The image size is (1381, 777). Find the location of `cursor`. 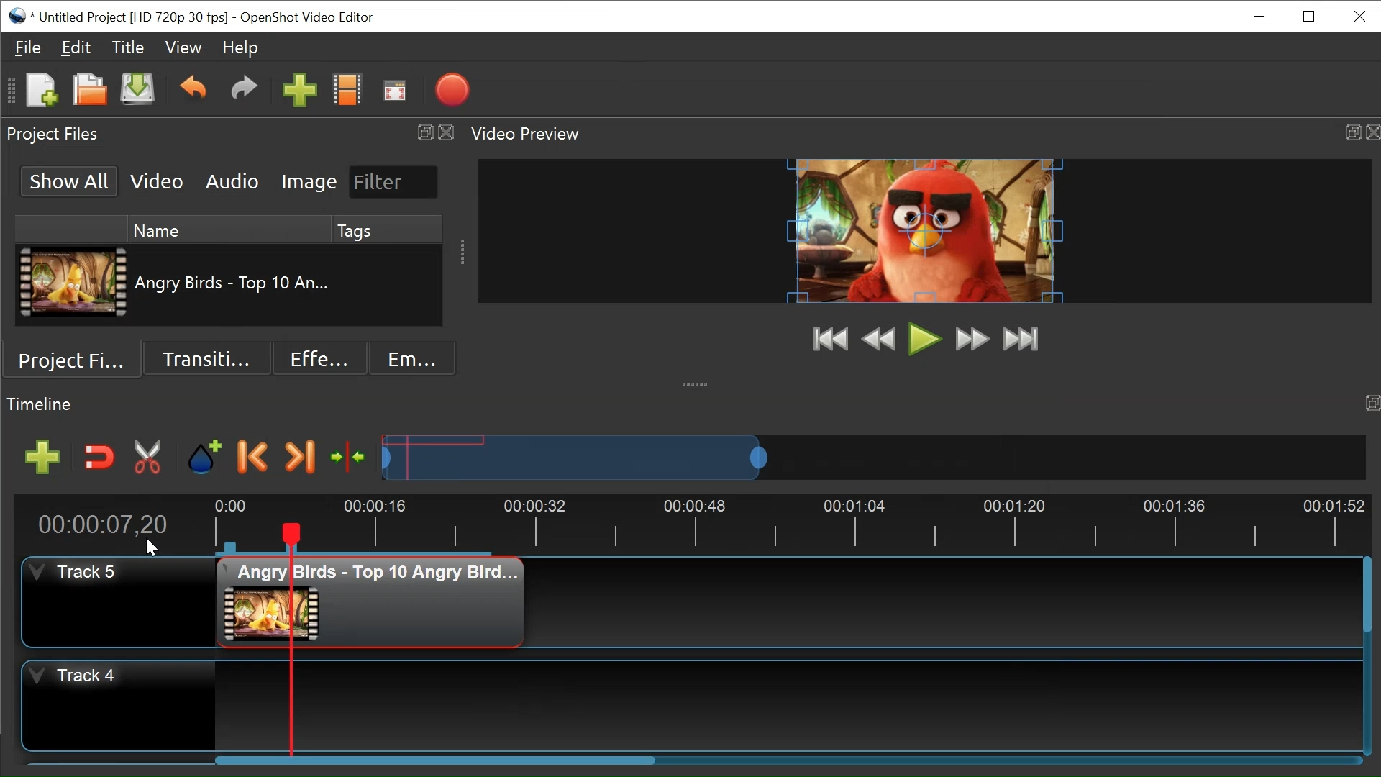

cursor is located at coordinates (158, 549).